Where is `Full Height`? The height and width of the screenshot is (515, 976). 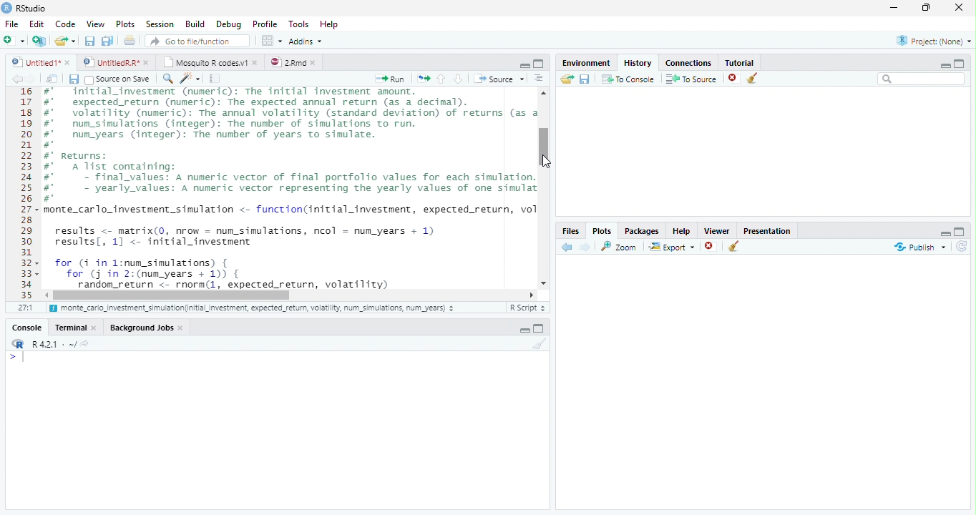
Full Height is located at coordinates (540, 63).